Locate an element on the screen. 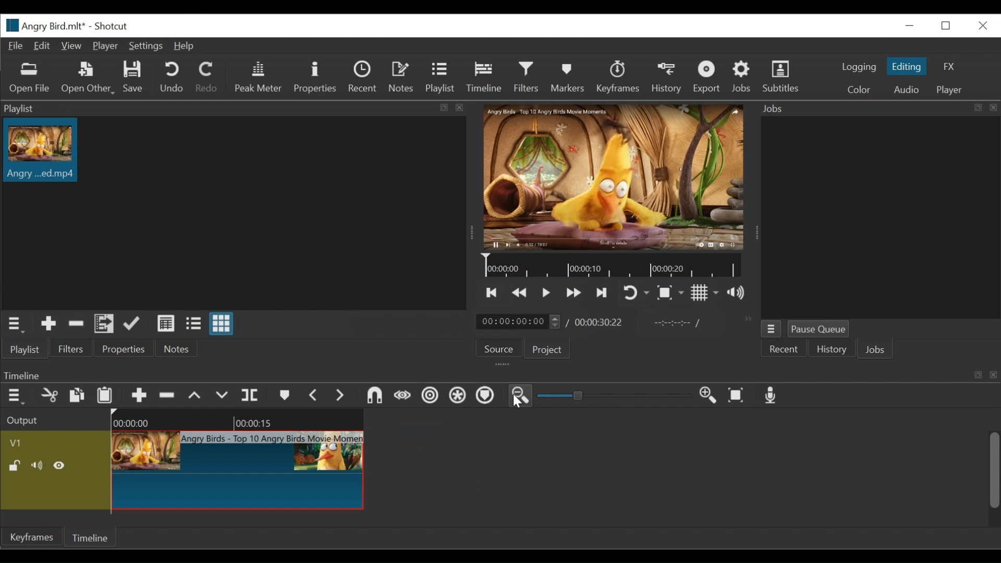 The width and height of the screenshot is (1001, 563). Jobs Panel is located at coordinates (885, 218).